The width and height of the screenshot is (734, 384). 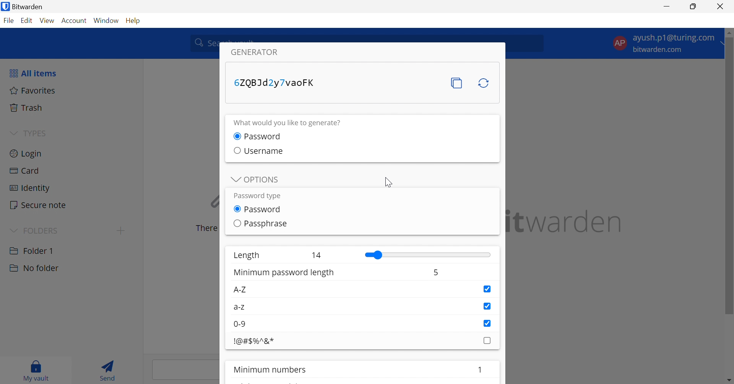 What do you see at coordinates (24, 6) in the screenshot?
I see `Bitwarden` at bounding box center [24, 6].